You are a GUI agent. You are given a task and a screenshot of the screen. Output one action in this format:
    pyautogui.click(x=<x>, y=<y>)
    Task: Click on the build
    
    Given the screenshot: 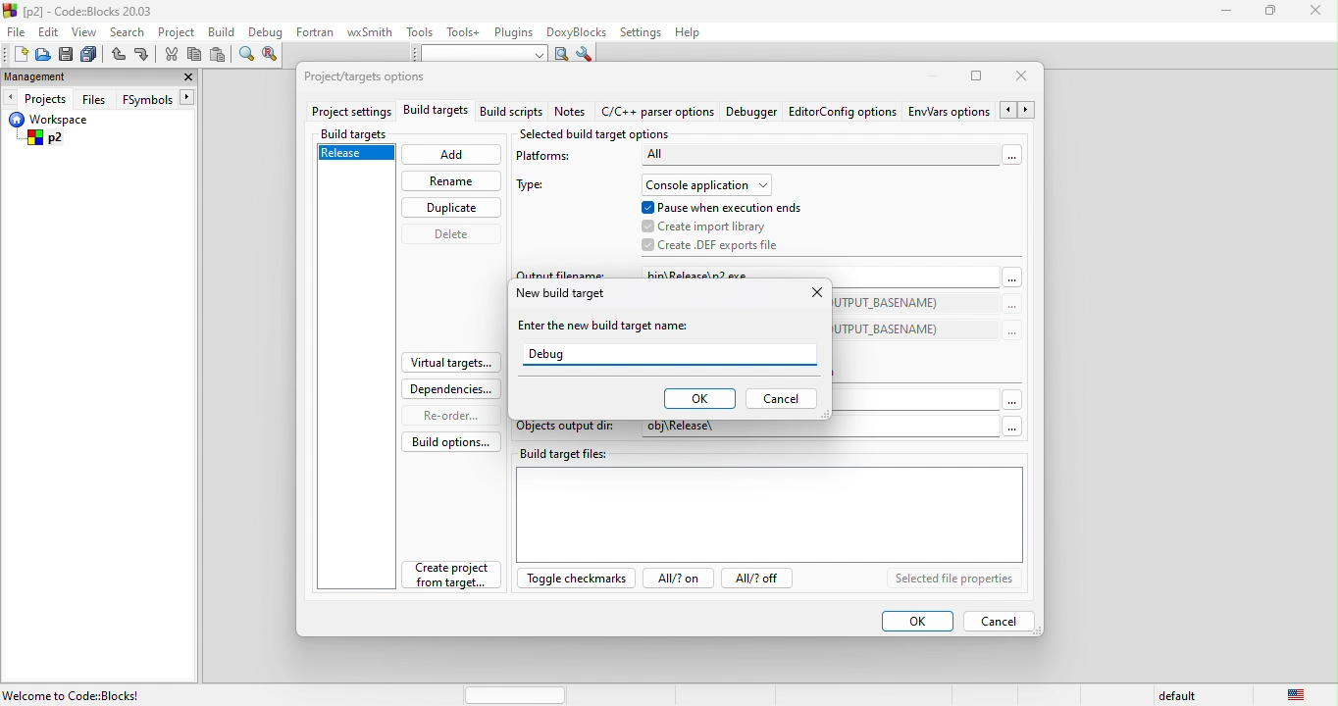 What is the action you would take?
    pyautogui.click(x=227, y=33)
    